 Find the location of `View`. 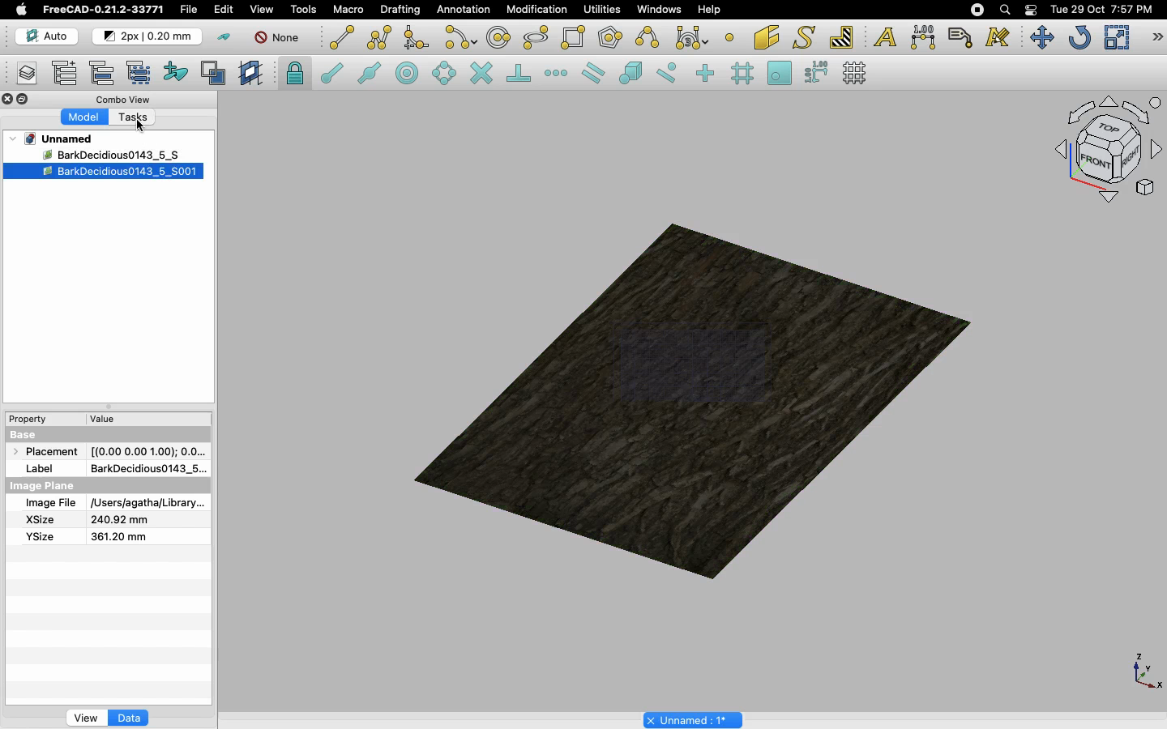

View is located at coordinates (86, 717).